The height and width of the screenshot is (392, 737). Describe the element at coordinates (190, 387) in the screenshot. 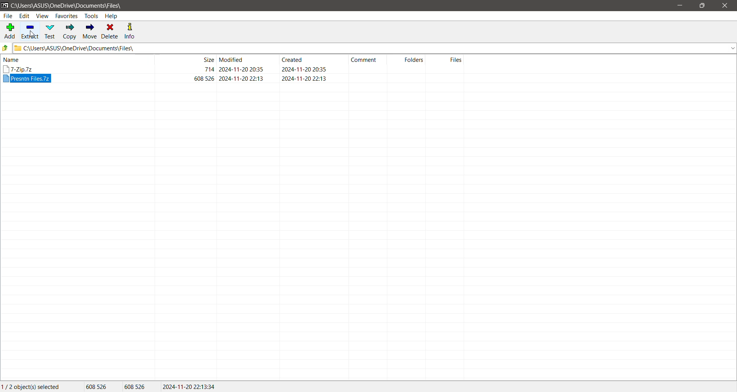

I see `Modified Date of the selected file` at that location.